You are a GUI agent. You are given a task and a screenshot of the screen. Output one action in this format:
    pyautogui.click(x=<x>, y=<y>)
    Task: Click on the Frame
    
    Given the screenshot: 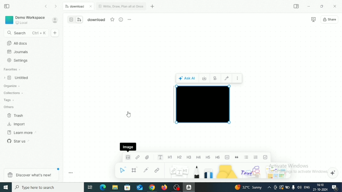 What is the action you would take?
    pyautogui.click(x=135, y=170)
    